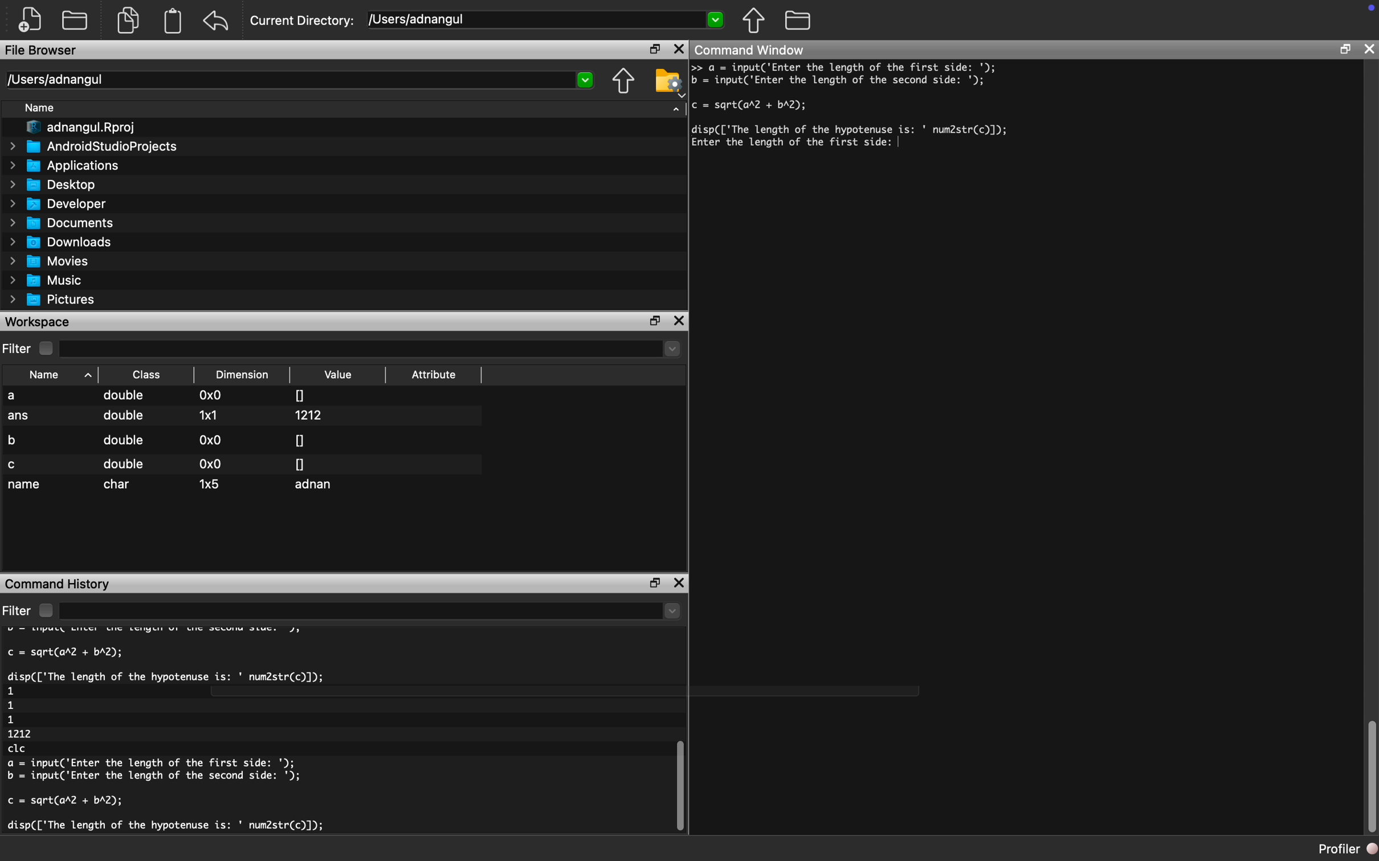  What do you see at coordinates (668, 81) in the screenshot?
I see `folder settings` at bounding box center [668, 81].